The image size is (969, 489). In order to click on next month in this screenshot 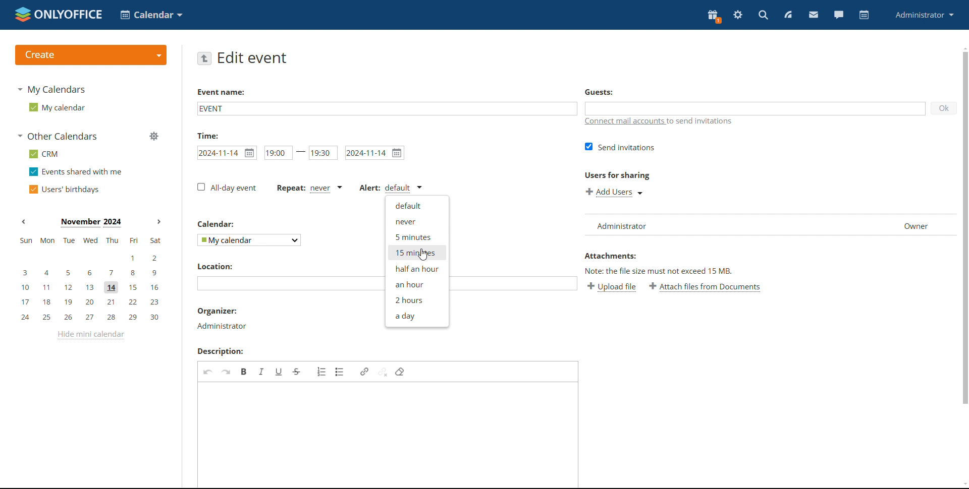, I will do `click(158, 221)`.